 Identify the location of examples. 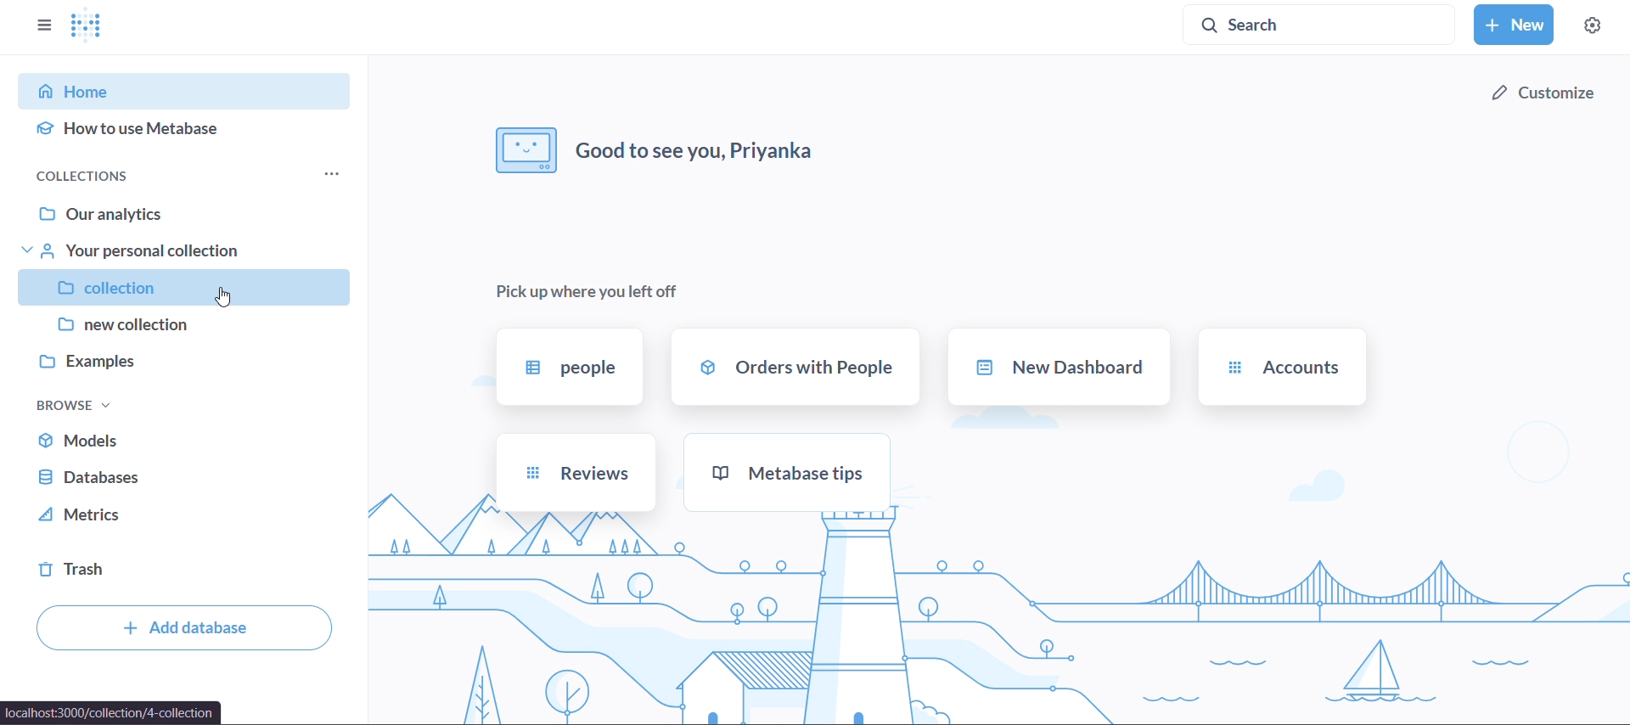
(183, 368).